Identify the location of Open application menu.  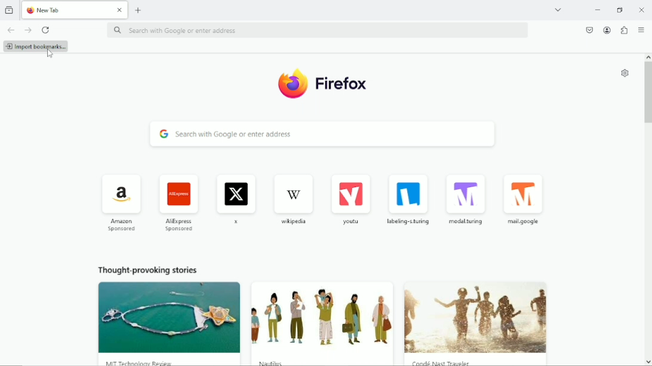
(642, 30).